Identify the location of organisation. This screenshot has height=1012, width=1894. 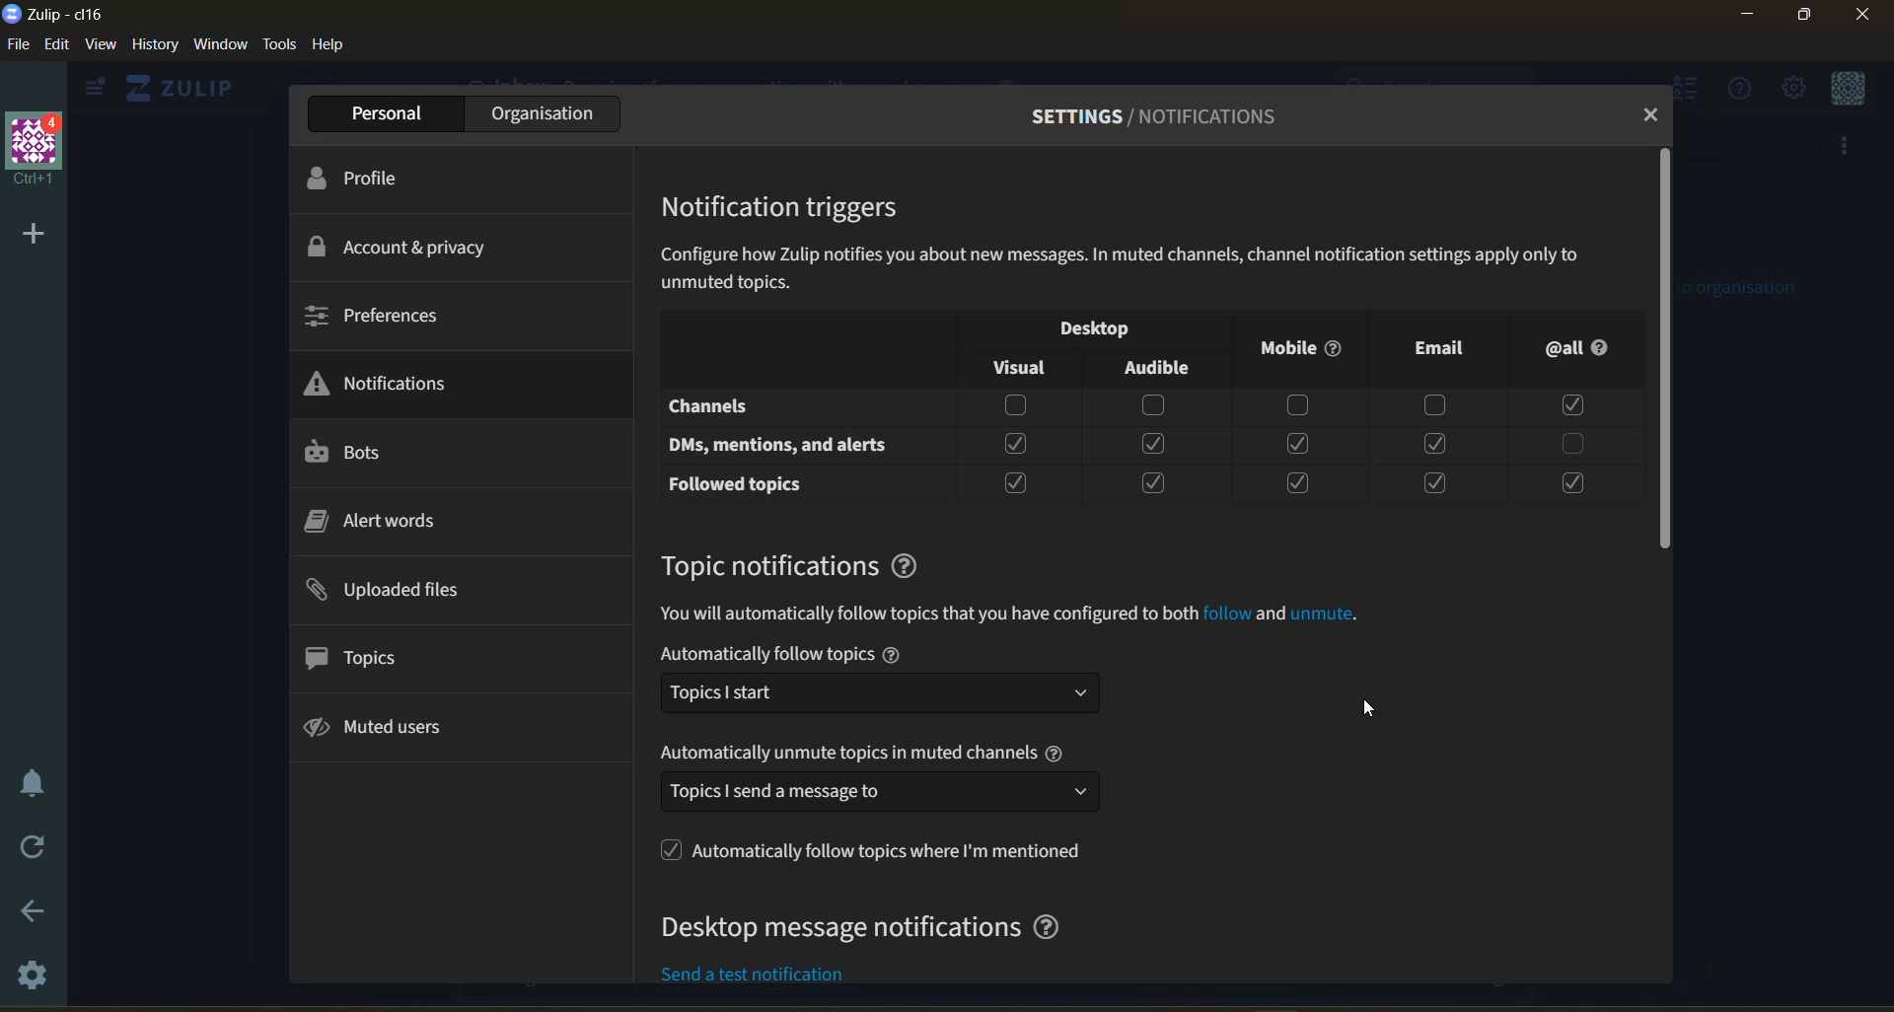
(539, 112).